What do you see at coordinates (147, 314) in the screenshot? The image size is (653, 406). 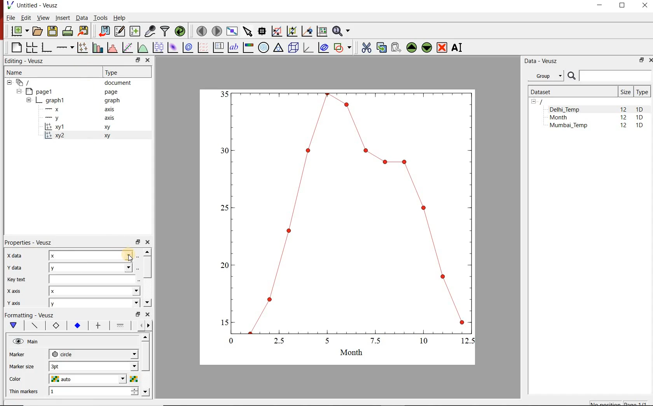 I see `close` at bounding box center [147, 314].